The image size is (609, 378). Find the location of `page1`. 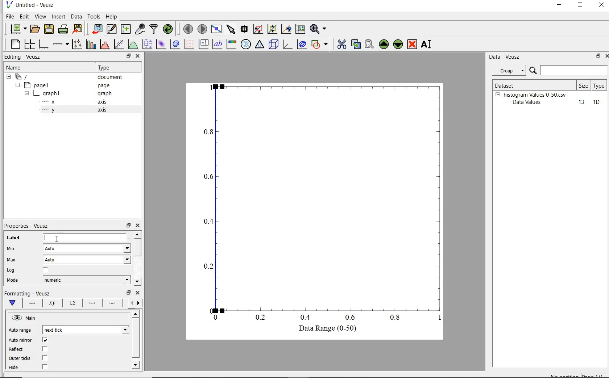

page1 is located at coordinates (38, 86).